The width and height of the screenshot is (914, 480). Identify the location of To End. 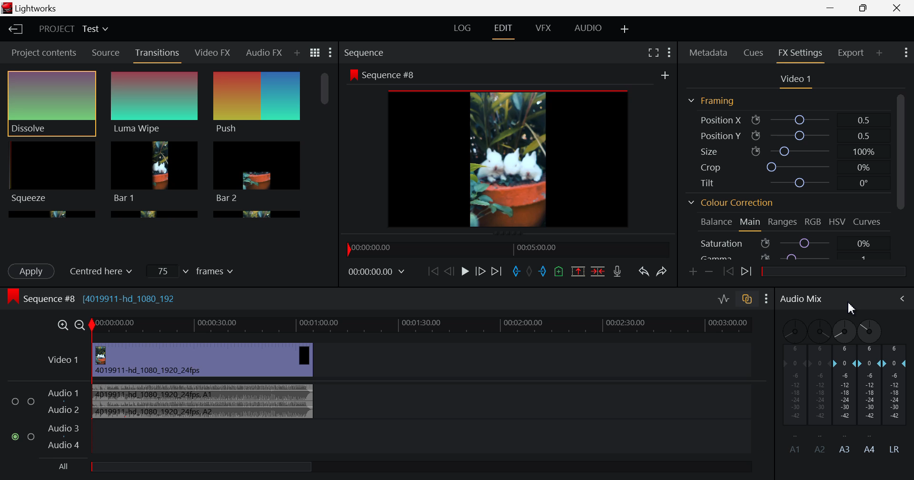
(497, 272).